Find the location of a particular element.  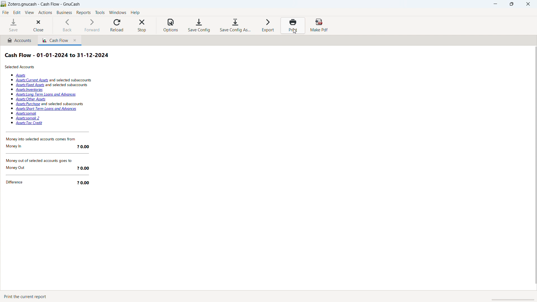

view is located at coordinates (30, 12).